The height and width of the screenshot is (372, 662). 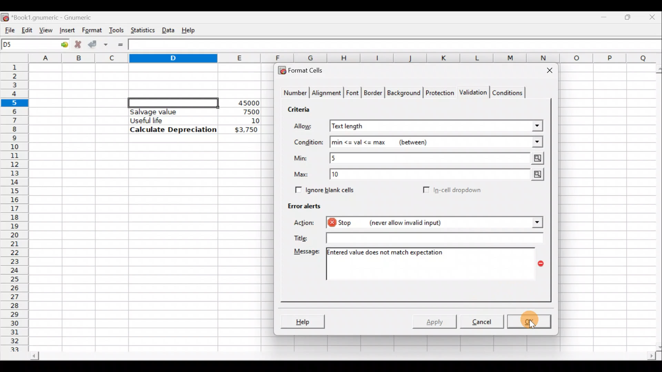 I want to click on 10, so click(x=247, y=121).